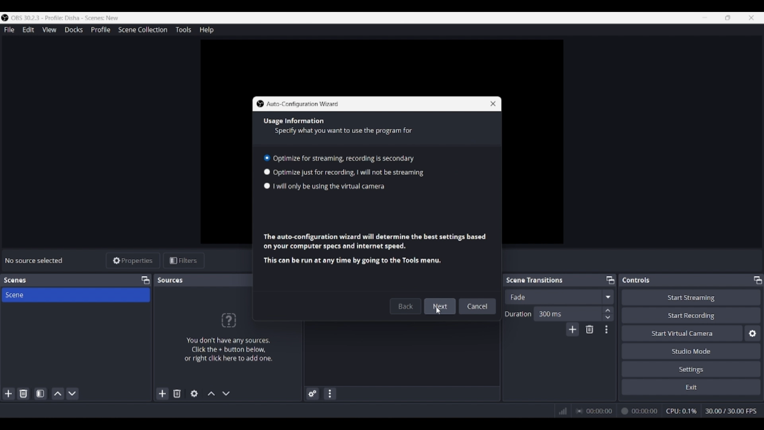 Image resolution: width=764 pixels, height=430 pixels. What do you see at coordinates (610, 280) in the screenshot?
I see `Float Scene transitions panel` at bounding box center [610, 280].